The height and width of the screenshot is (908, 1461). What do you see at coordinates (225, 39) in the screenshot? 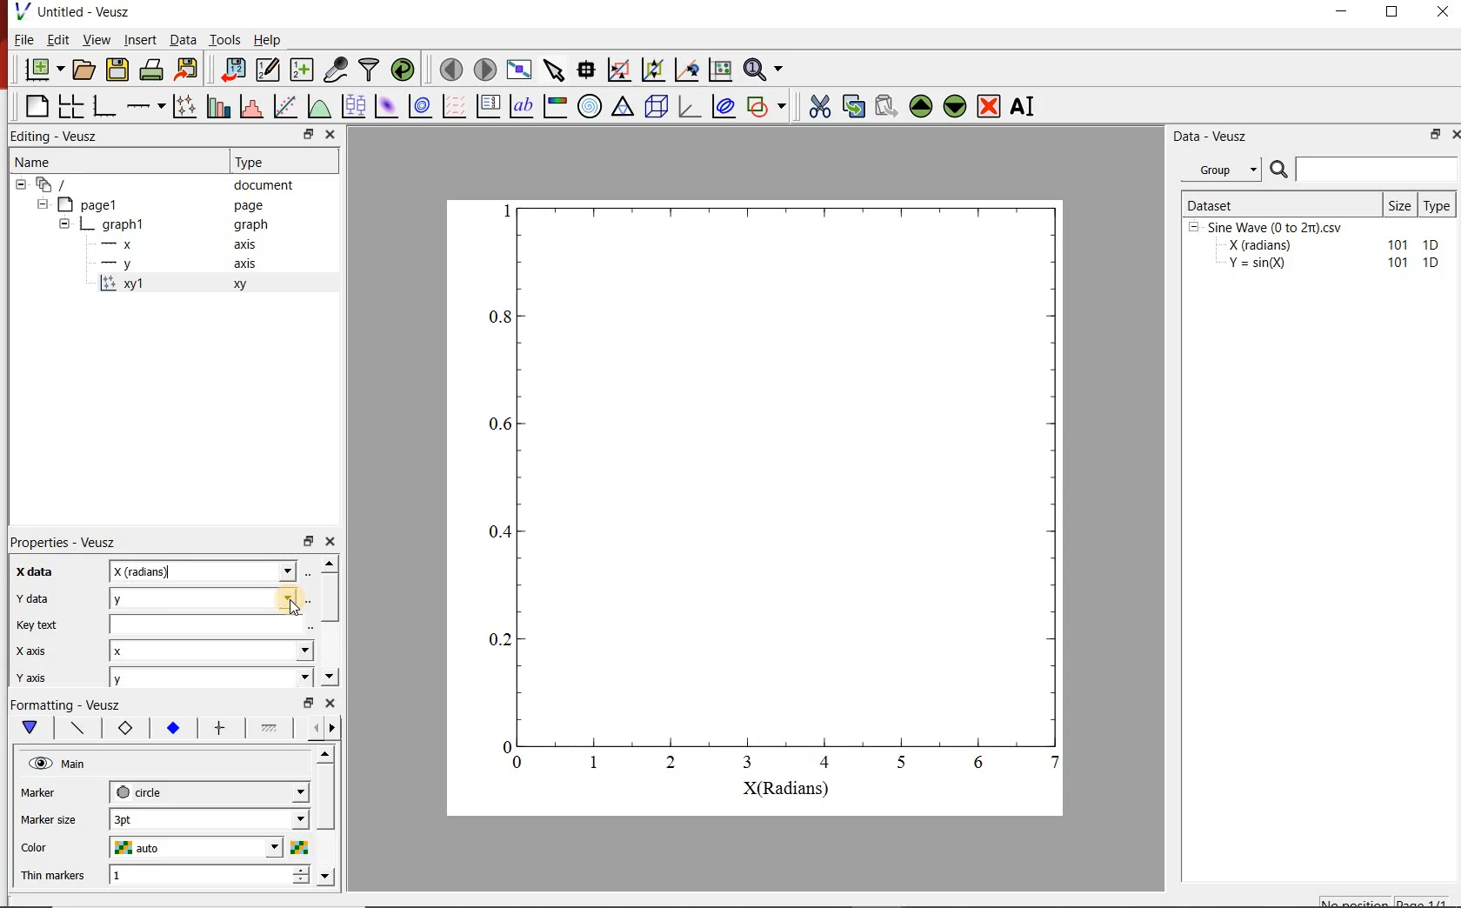
I see `Tools` at bounding box center [225, 39].